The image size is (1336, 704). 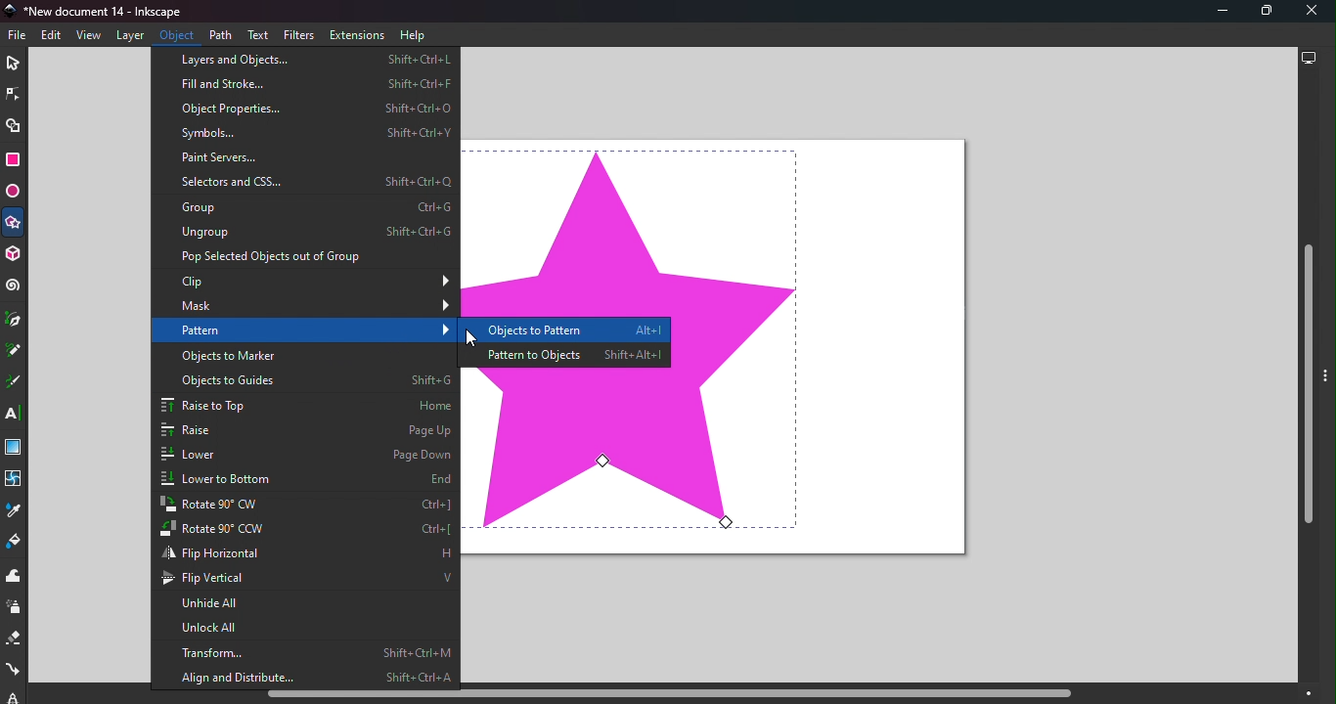 I want to click on Document name, so click(x=102, y=11).